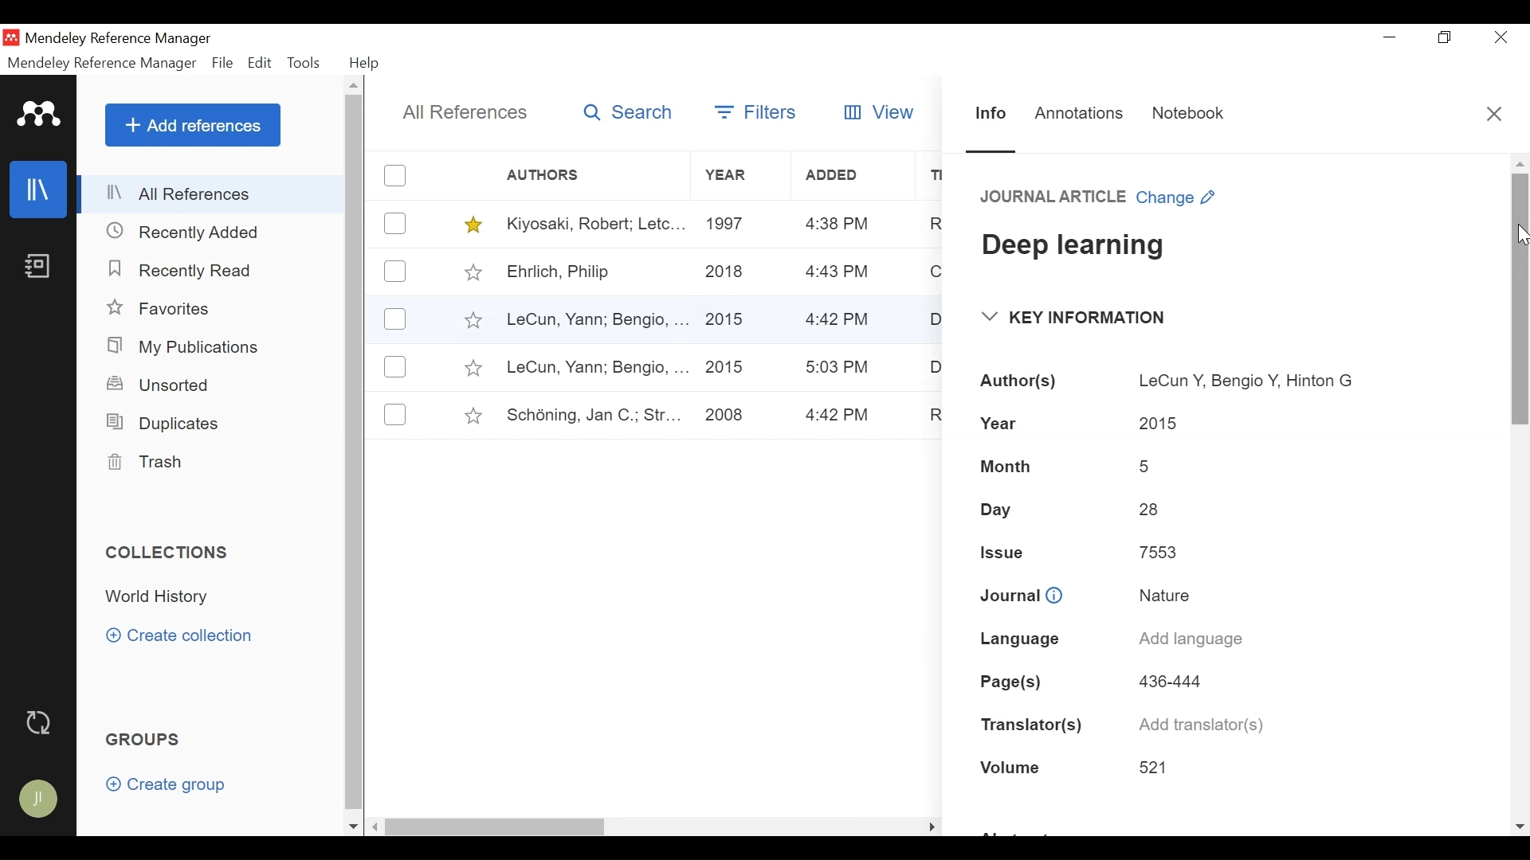 This screenshot has width=1530, height=860. What do you see at coordinates (472, 319) in the screenshot?
I see `Toggle Favorites` at bounding box center [472, 319].